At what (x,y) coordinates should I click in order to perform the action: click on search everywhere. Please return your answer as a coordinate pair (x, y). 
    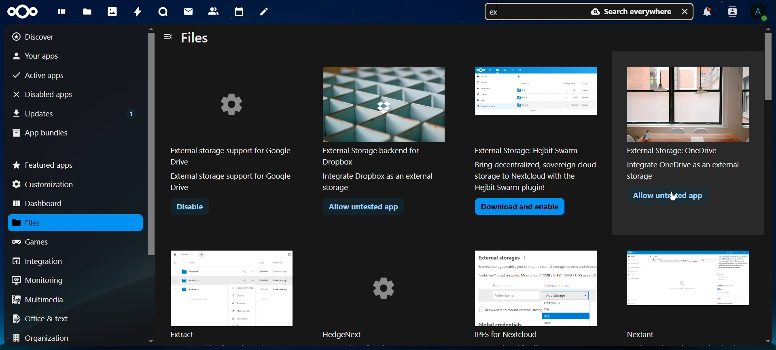
    Looking at the image, I should click on (629, 12).